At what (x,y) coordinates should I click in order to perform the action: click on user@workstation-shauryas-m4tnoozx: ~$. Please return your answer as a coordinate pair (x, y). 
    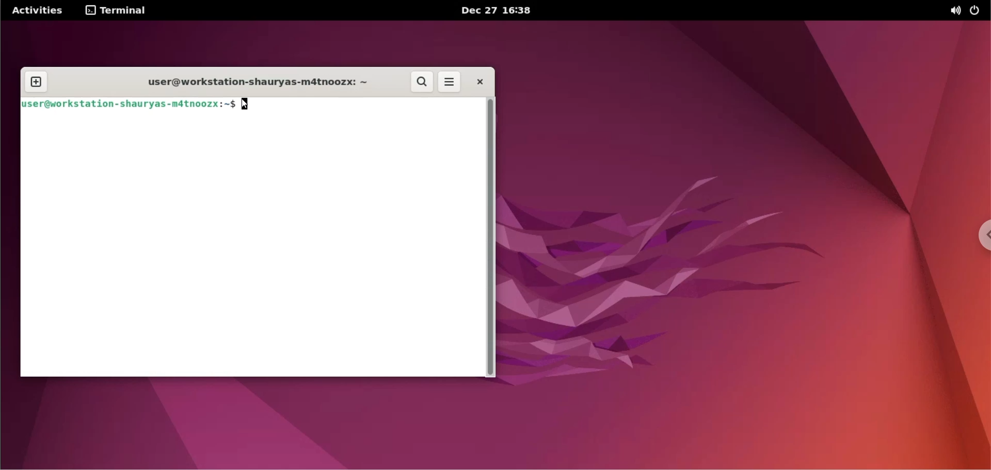
    Looking at the image, I should click on (252, 84).